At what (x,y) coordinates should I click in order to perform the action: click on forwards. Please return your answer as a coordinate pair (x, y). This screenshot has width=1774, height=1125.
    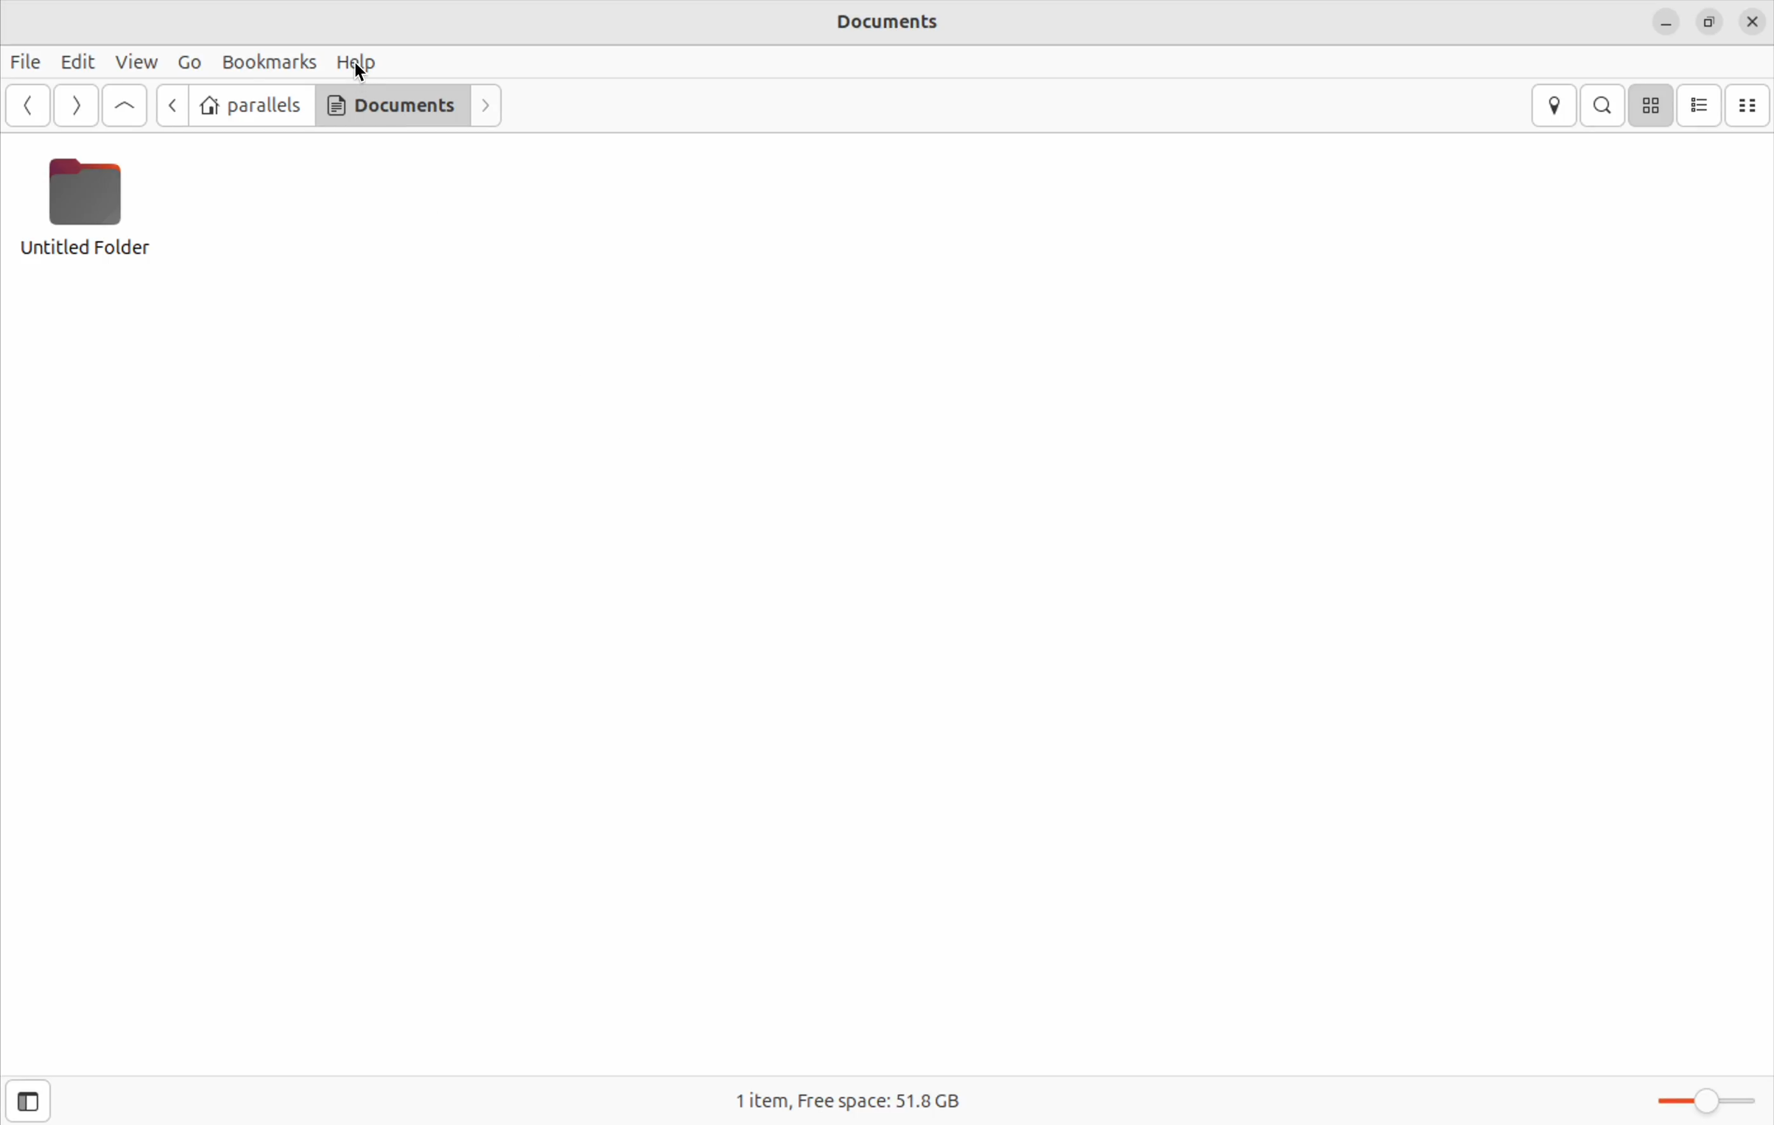
    Looking at the image, I should click on (484, 105).